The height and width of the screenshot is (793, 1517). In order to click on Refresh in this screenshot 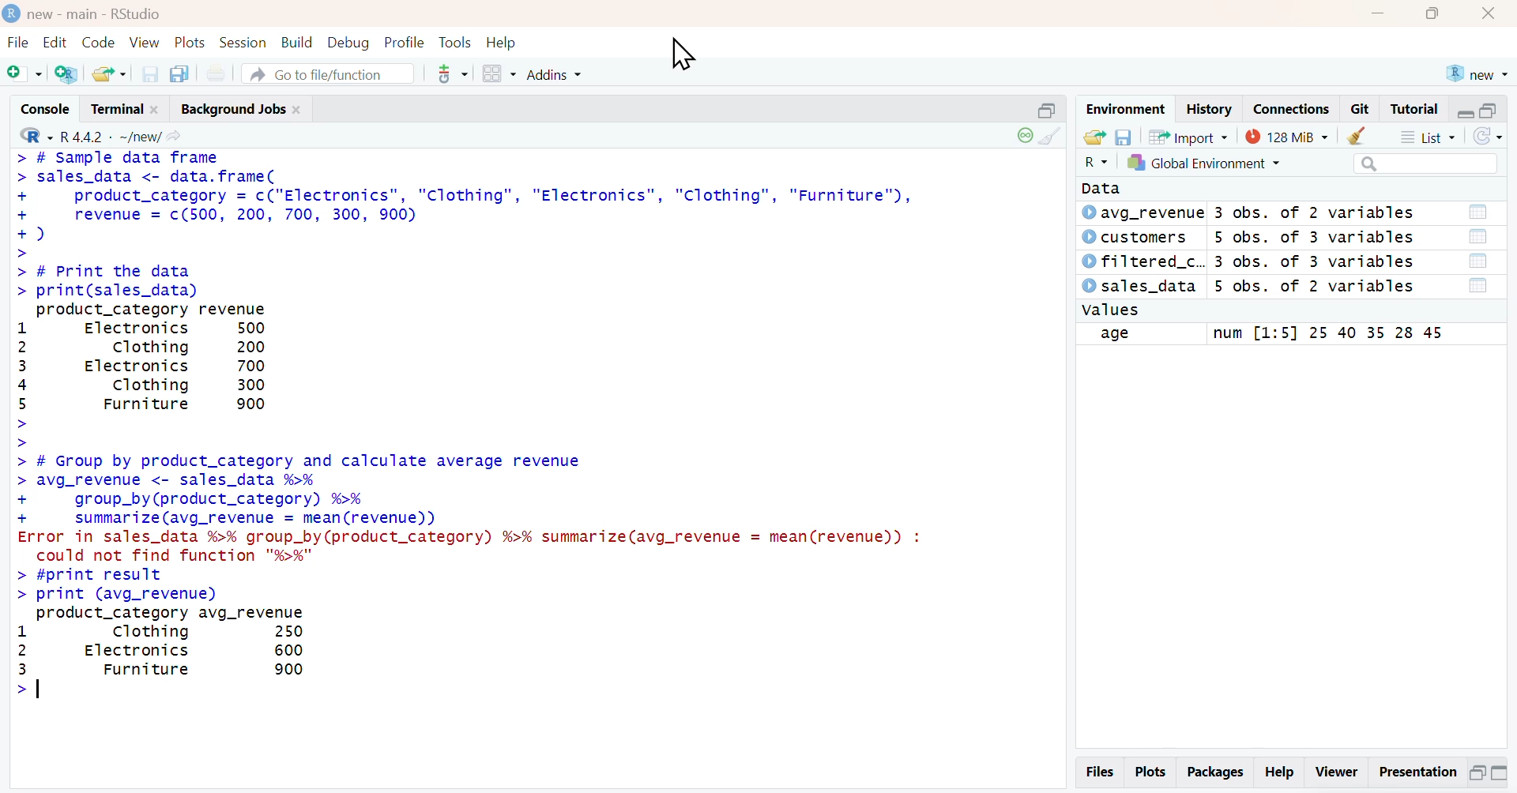, I will do `click(1487, 137)`.